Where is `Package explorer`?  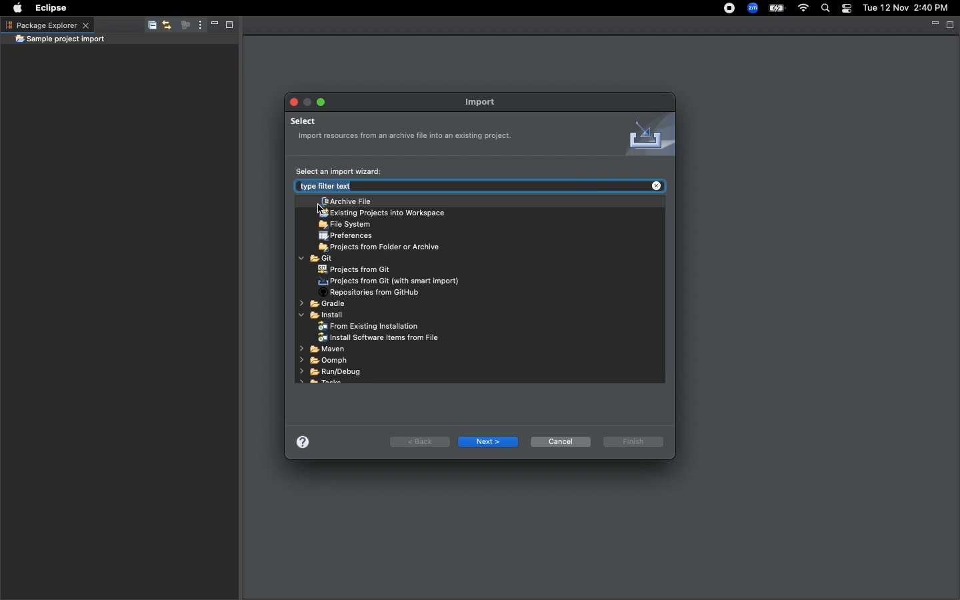 Package explorer is located at coordinates (47, 25).